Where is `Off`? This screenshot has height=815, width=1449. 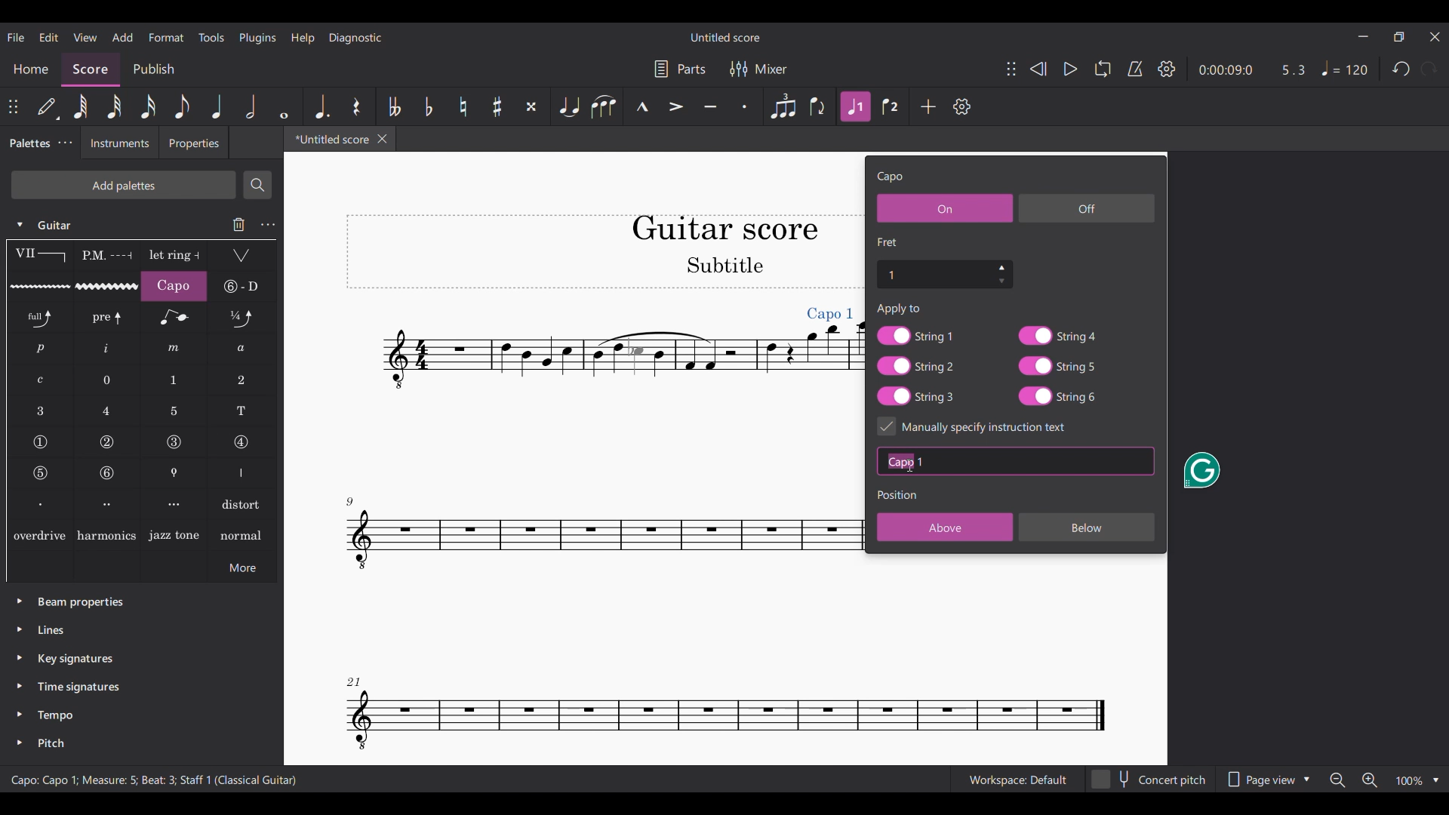 Off is located at coordinates (1087, 208).